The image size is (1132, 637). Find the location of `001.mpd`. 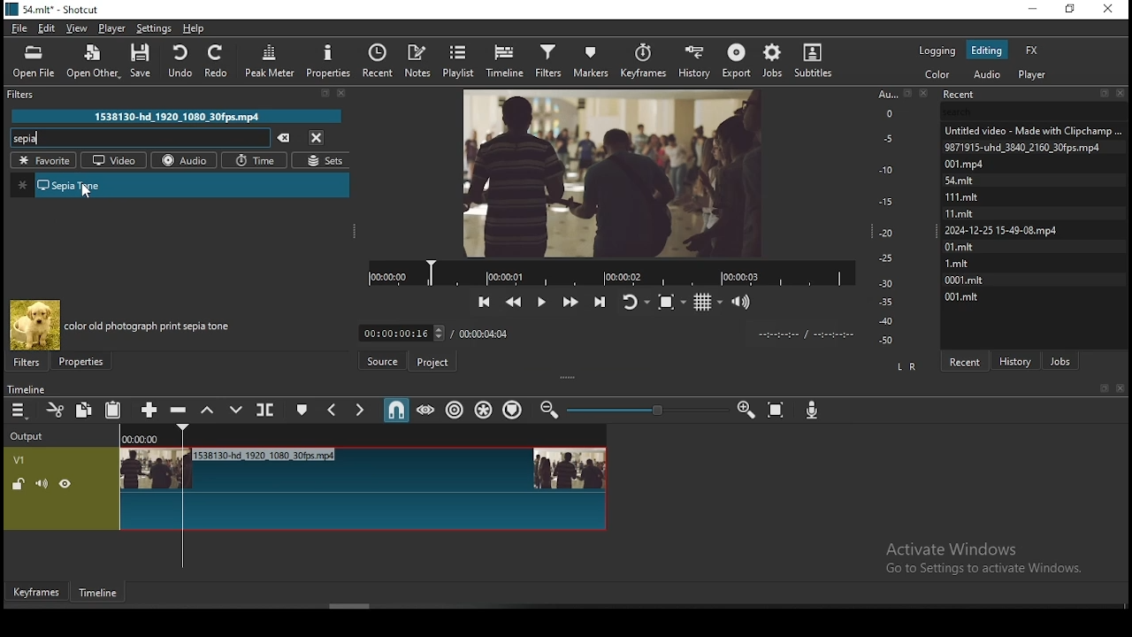

001.mpd is located at coordinates (966, 164).